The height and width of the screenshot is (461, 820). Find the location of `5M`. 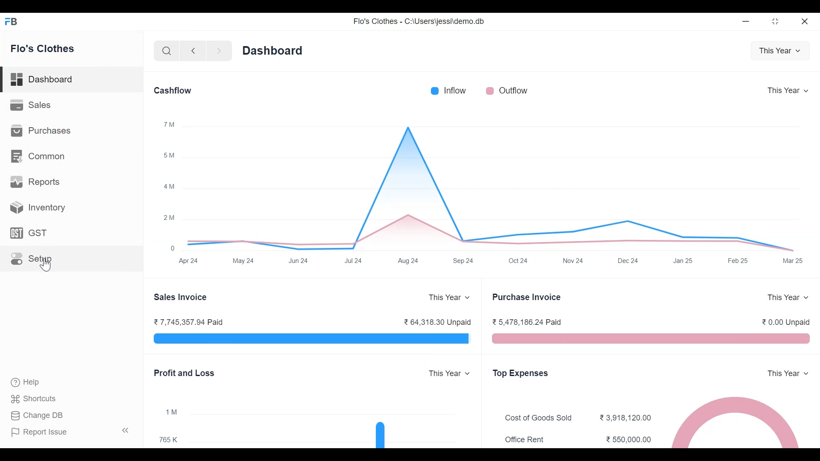

5M is located at coordinates (167, 155).